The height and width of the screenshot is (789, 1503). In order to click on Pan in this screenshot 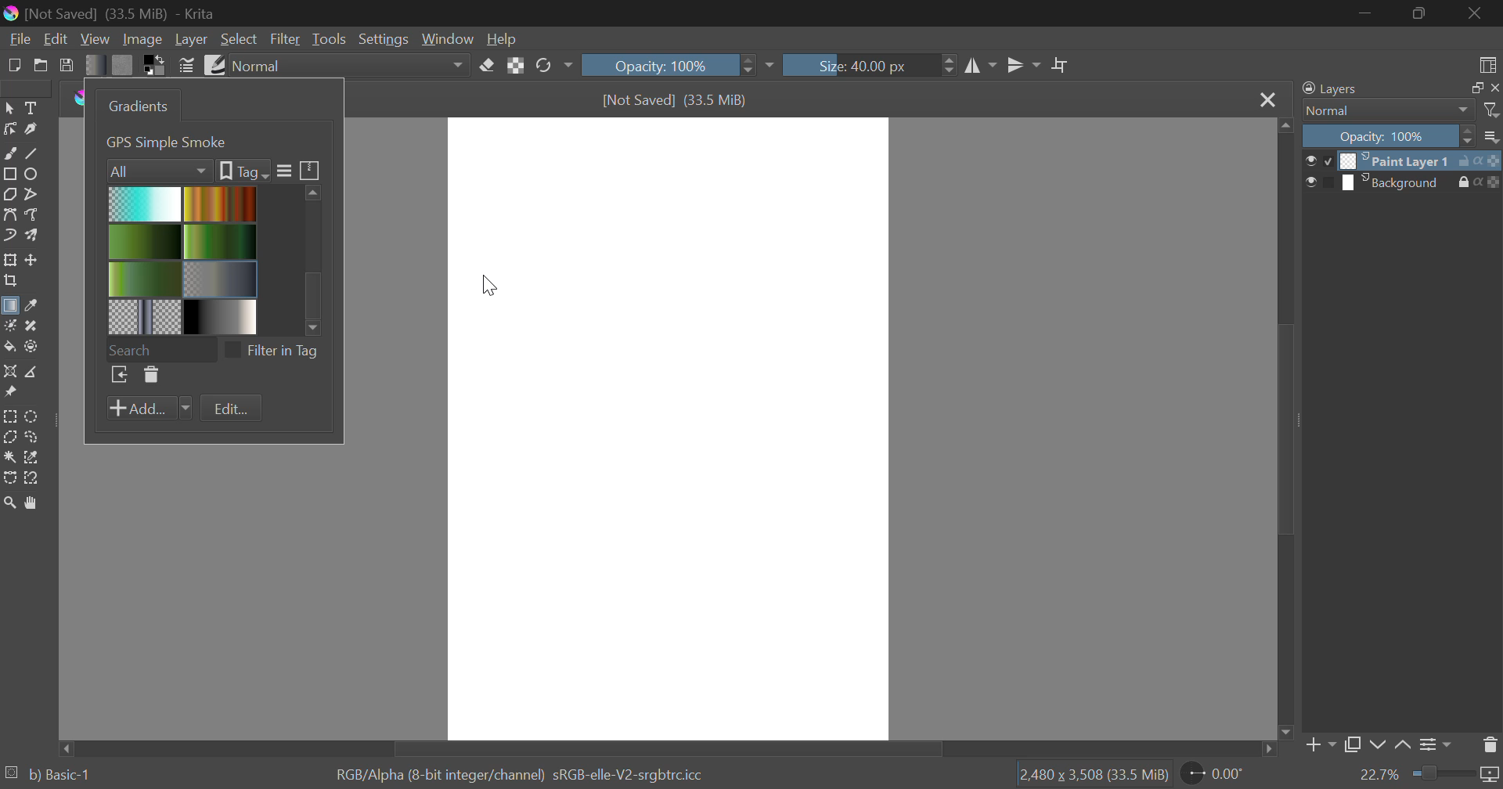, I will do `click(30, 503)`.